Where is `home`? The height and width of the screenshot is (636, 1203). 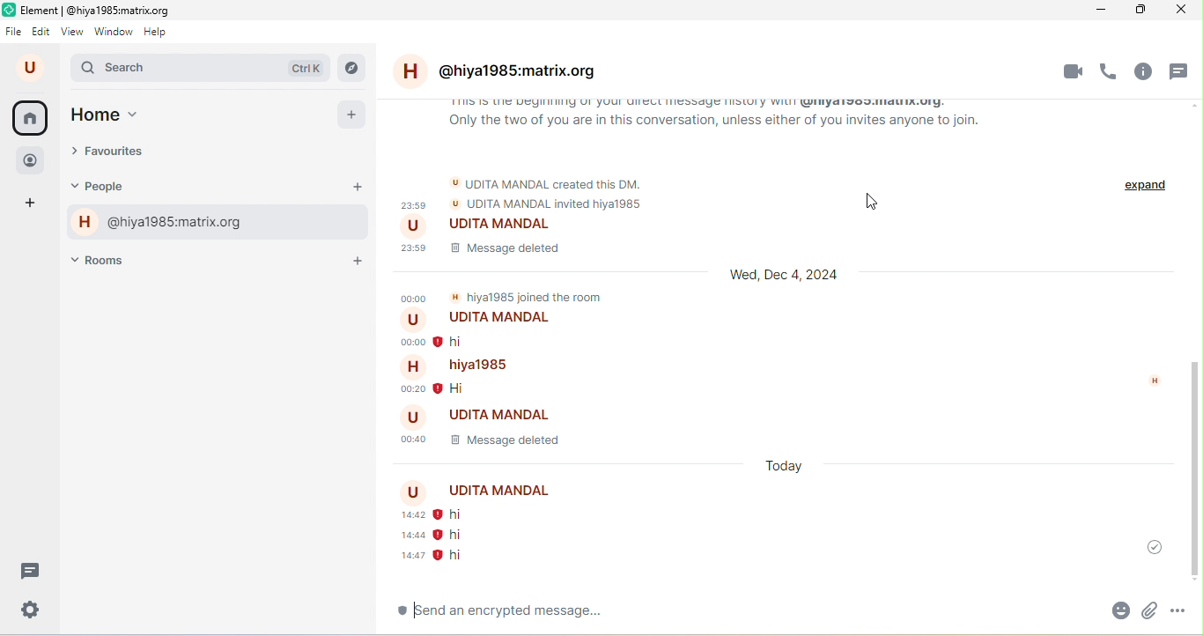 home is located at coordinates (30, 118).